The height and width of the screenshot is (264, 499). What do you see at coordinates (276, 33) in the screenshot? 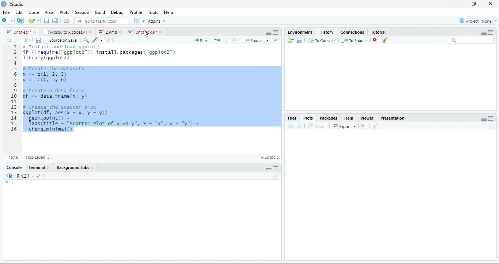
I see `Maximize` at bounding box center [276, 33].